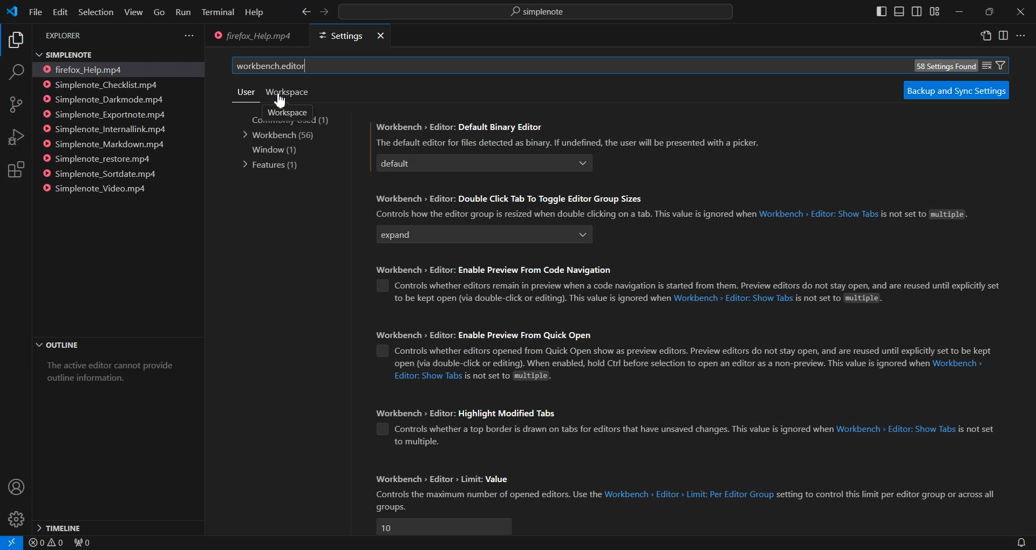 This screenshot has width=1036, height=550. I want to click on Controls whether editors opened from Quick Open show as preview editors. Preview editors do not stay open, and are reused until explicitly set to be kept, so click(693, 350).